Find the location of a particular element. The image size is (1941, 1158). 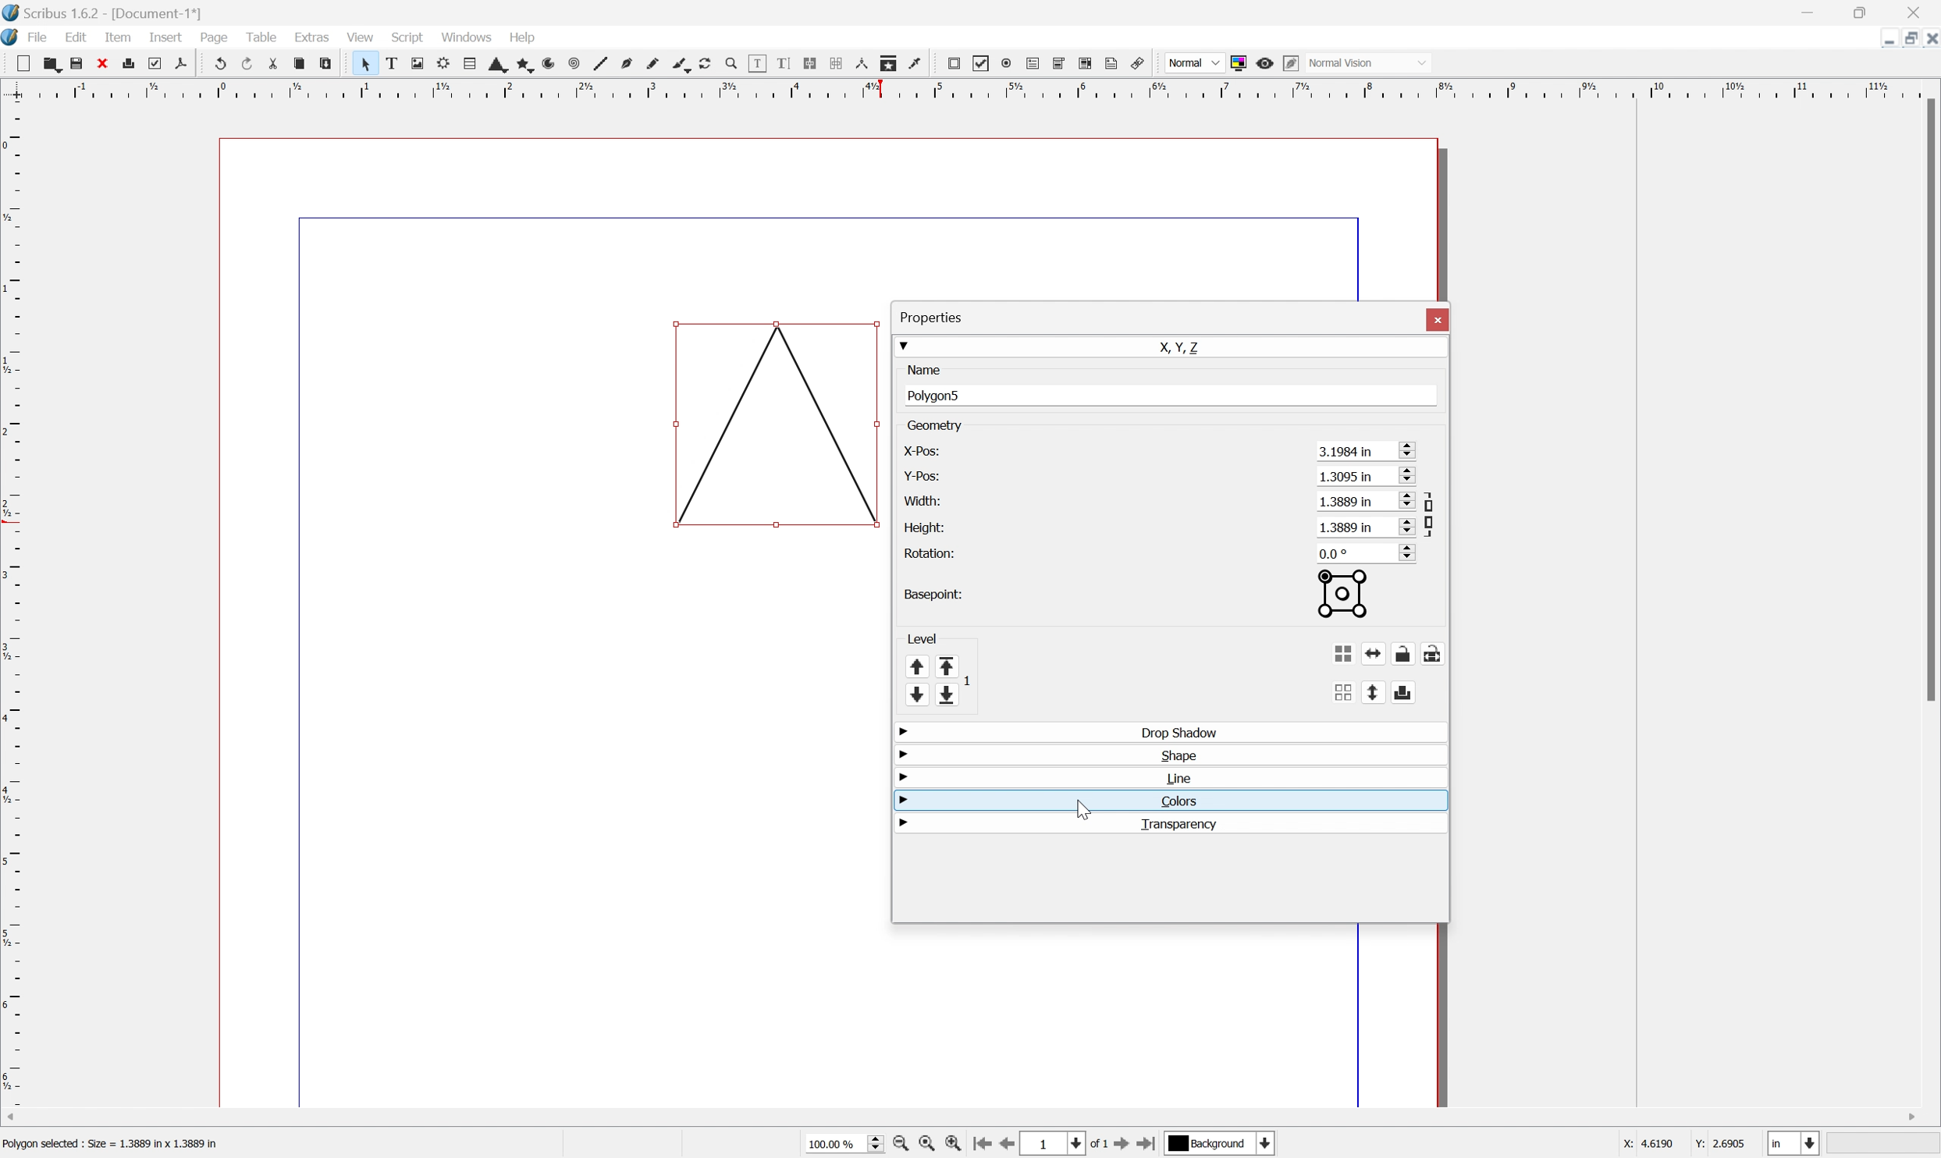

Polygon5 is located at coordinates (938, 395).